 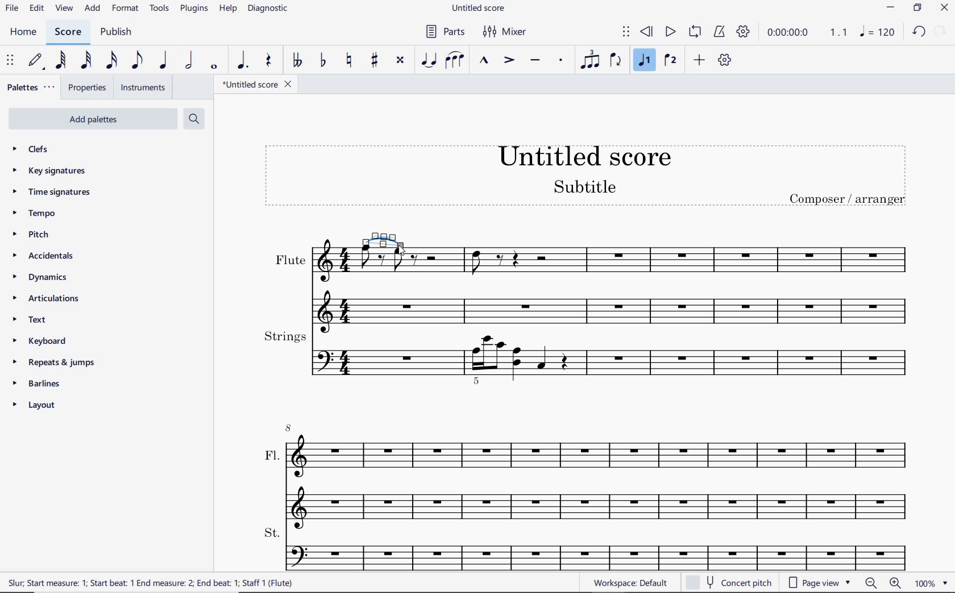 What do you see at coordinates (124, 9) in the screenshot?
I see `format` at bounding box center [124, 9].